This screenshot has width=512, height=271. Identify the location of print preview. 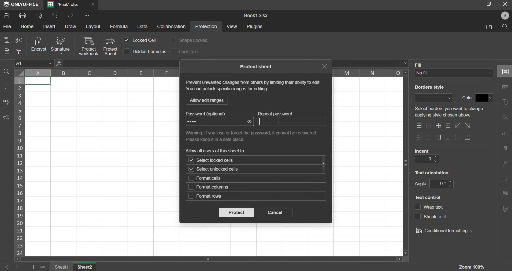
(38, 15).